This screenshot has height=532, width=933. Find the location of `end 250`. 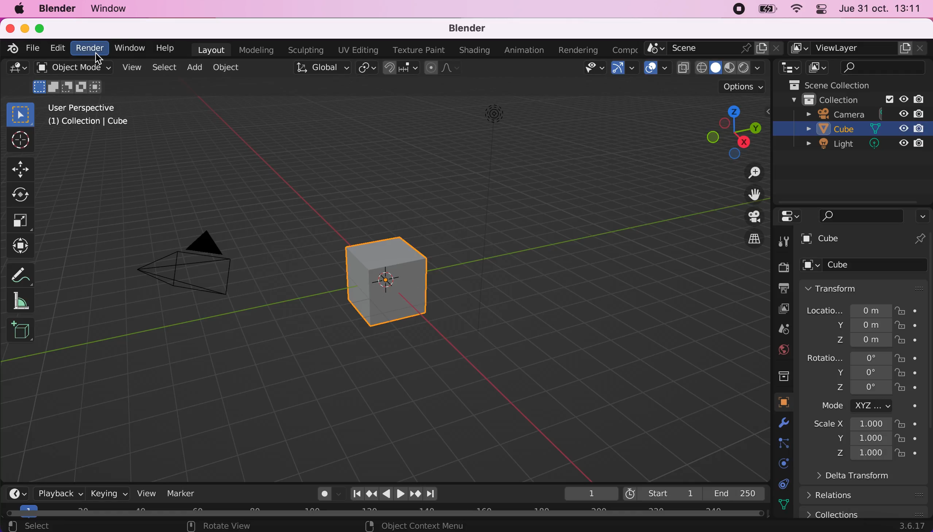

end 250 is located at coordinates (738, 494).